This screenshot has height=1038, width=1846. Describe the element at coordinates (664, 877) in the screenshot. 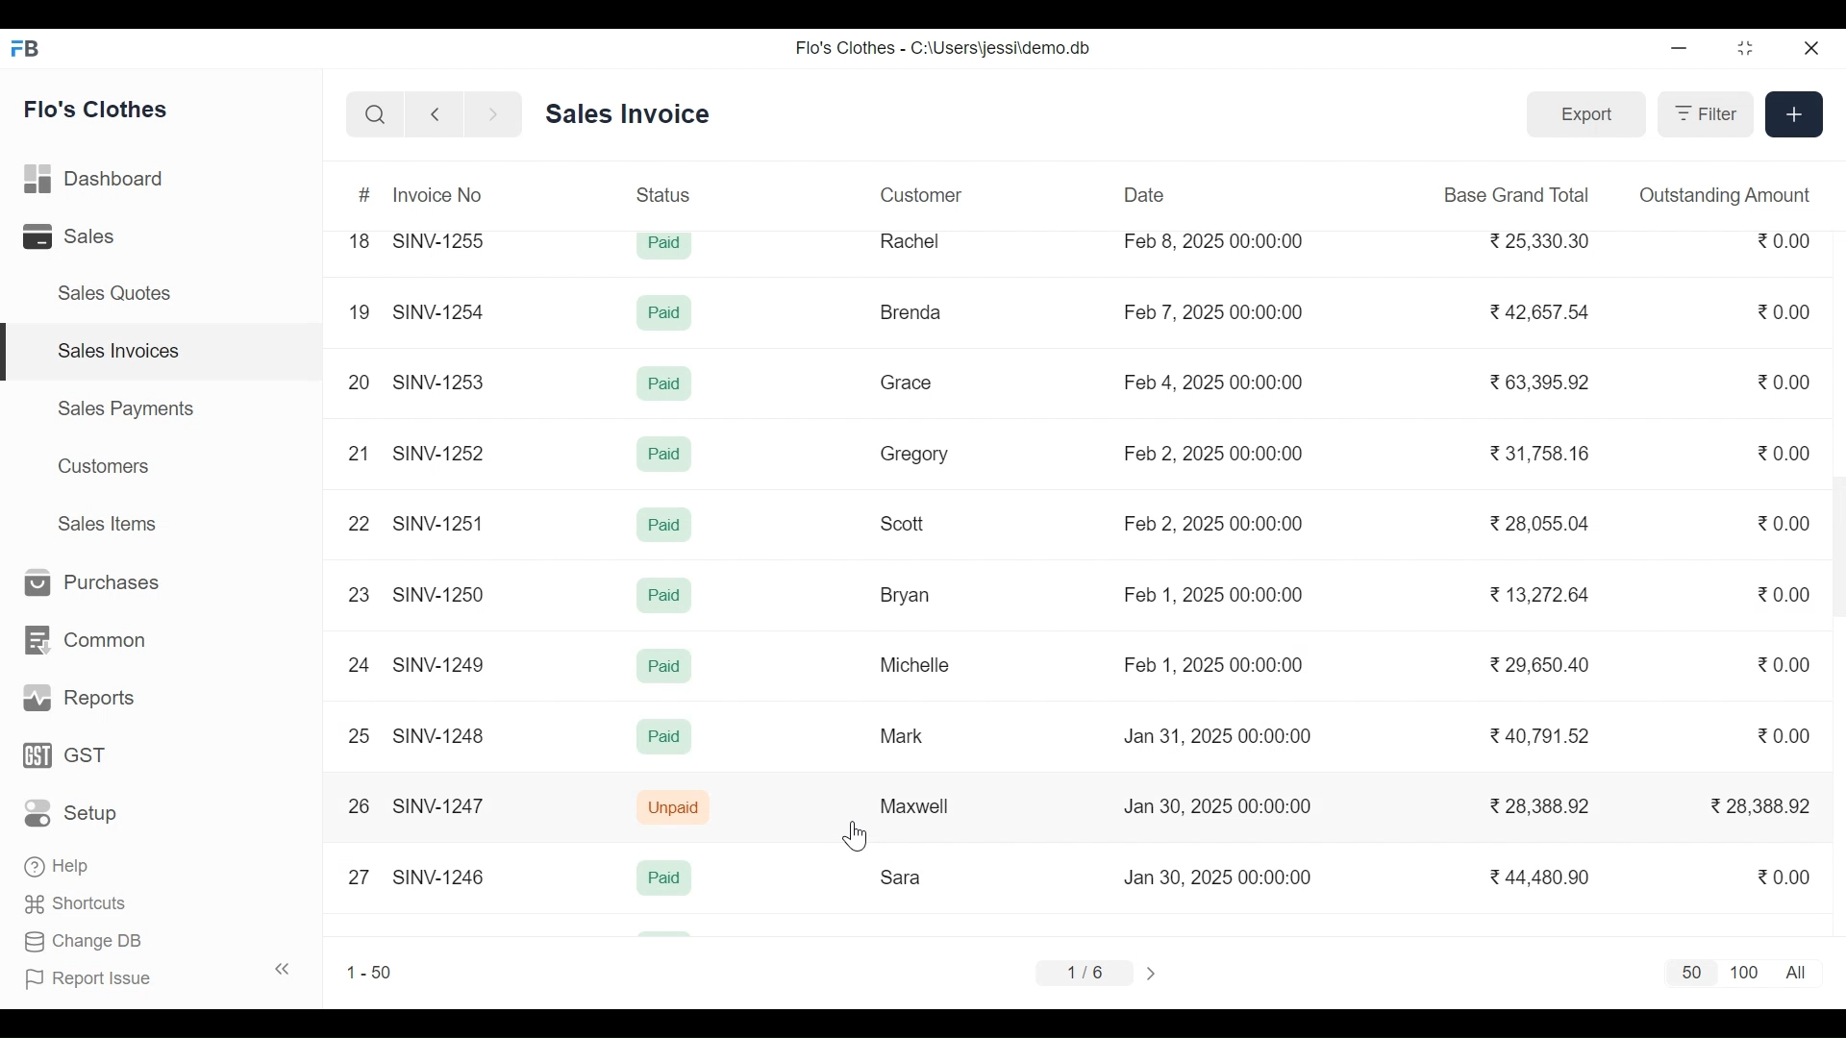

I see `Paid` at that location.